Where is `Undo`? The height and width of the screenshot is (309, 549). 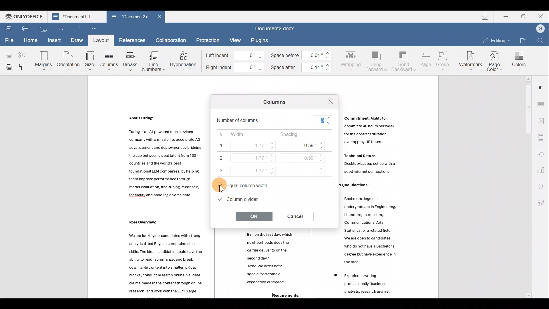
Undo is located at coordinates (60, 29).